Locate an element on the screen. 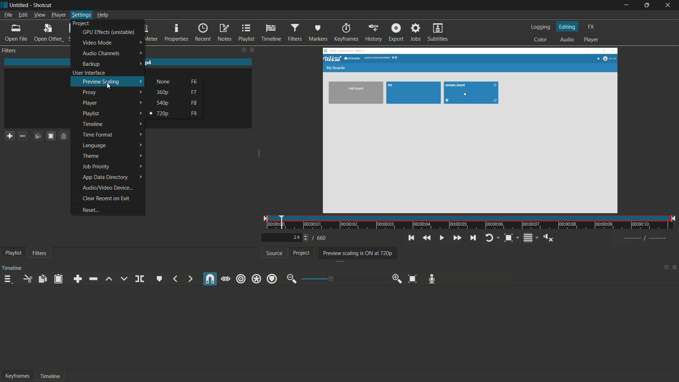 Image resolution: width=679 pixels, height=382 pixels. zoom in is located at coordinates (397, 279).